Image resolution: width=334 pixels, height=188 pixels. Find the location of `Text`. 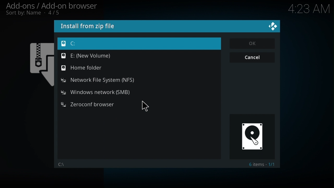

Text is located at coordinates (259, 165).